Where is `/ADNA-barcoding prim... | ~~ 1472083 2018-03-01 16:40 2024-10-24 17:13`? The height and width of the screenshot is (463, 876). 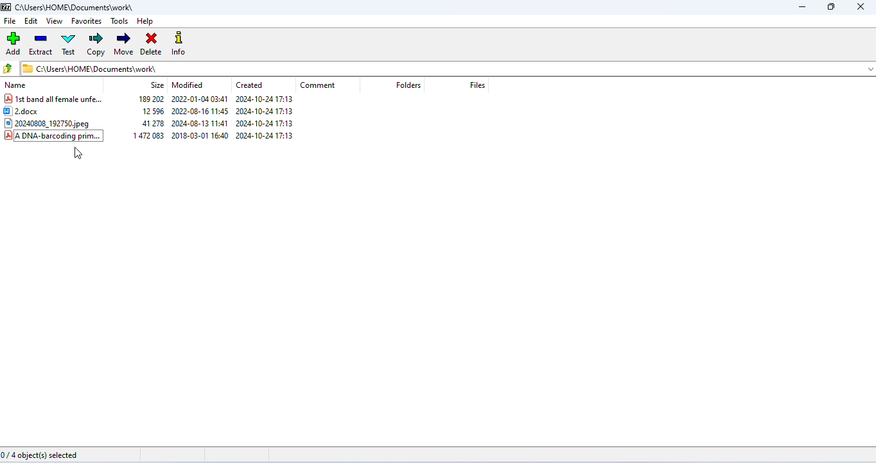 /ADNA-barcoding prim... | ~~ 1472083 2018-03-01 16:40 2024-10-24 17:13 is located at coordinates (163, 137).